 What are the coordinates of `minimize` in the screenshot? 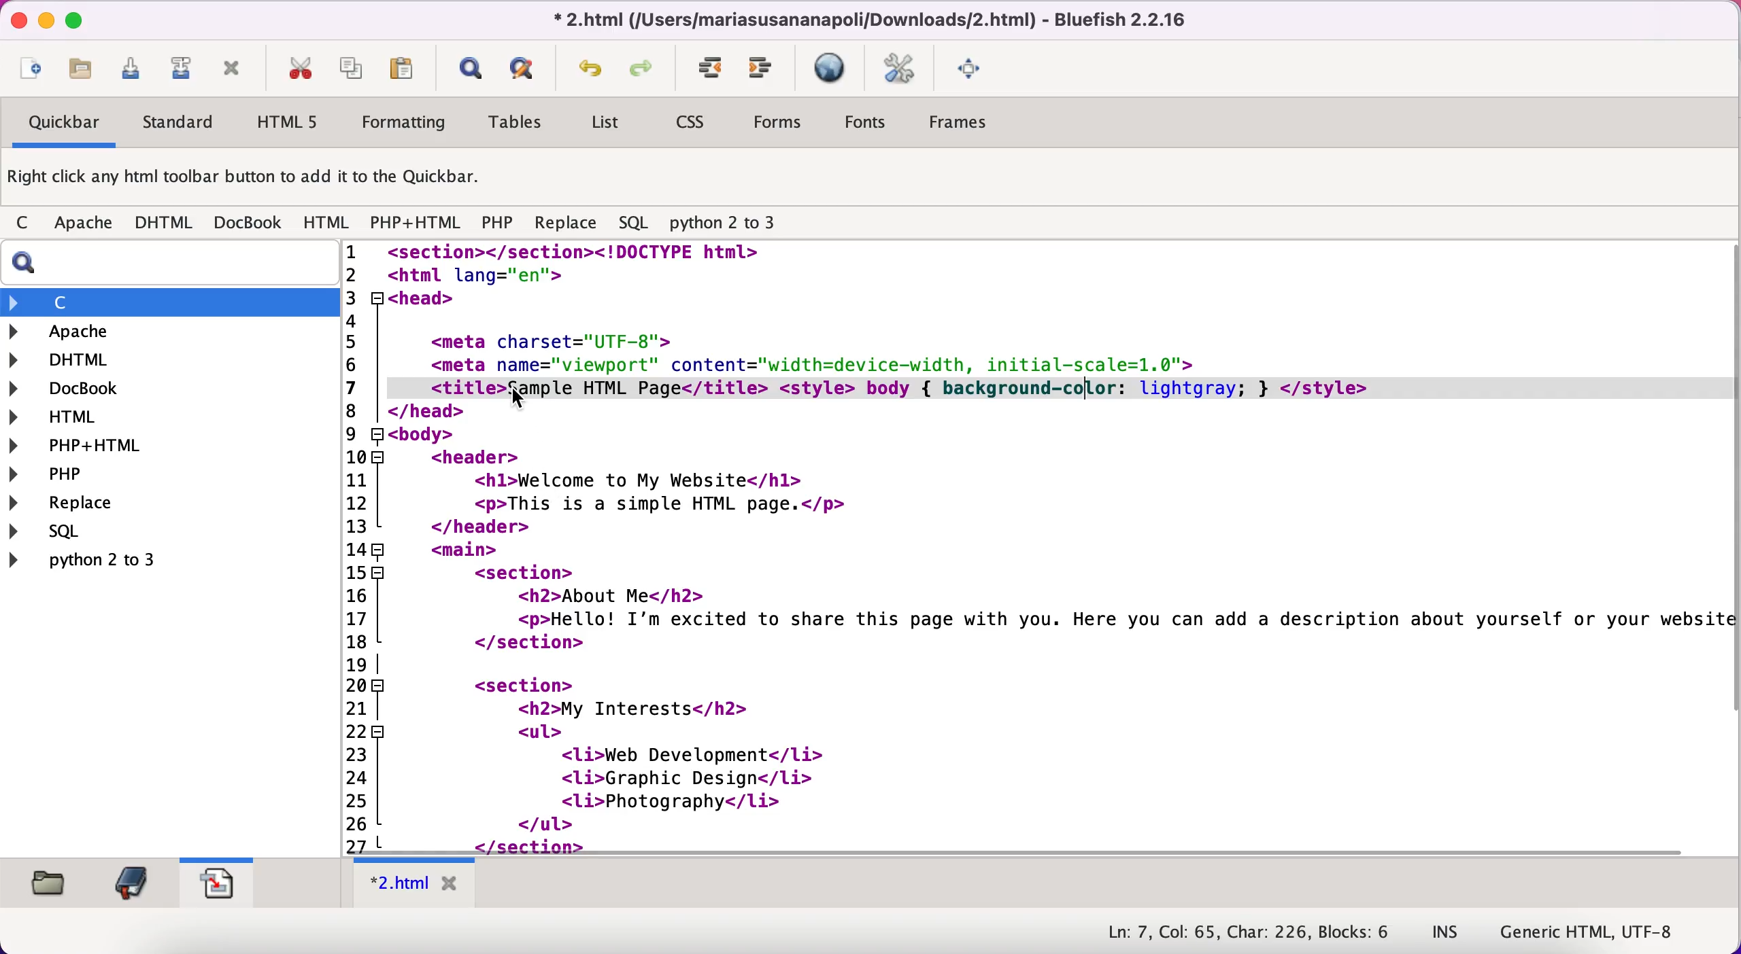 It's located at (45, 21).